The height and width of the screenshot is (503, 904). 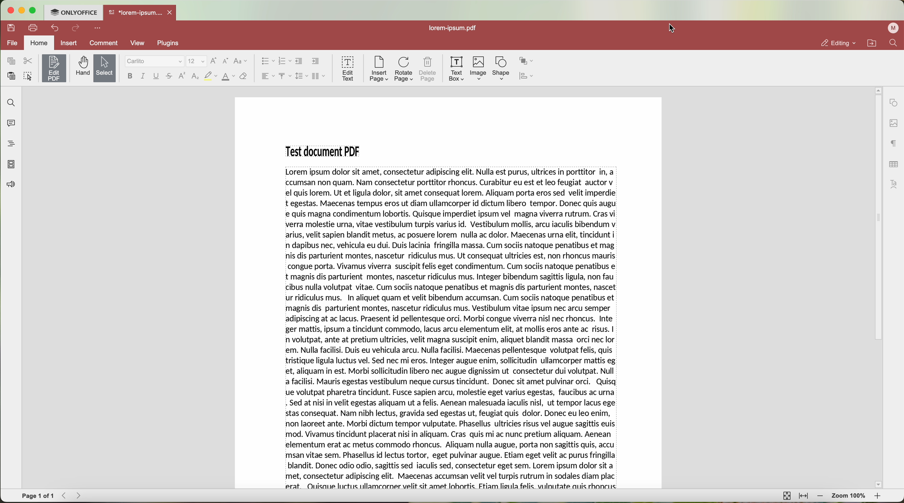 I want to click on superscript, so click(x=183, y=76).